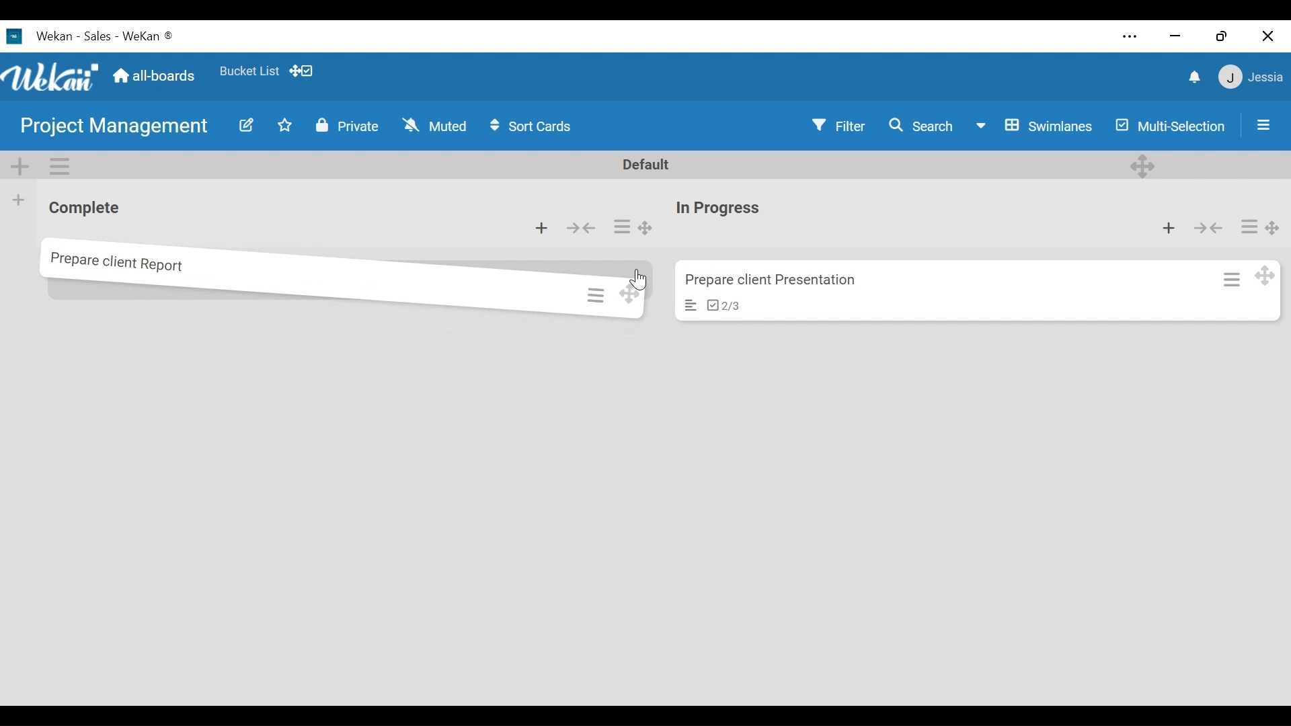  What do you see at coordinates (534, 126) in the screenshot?
I see `Sort cards` at bounding box center [534, 126].